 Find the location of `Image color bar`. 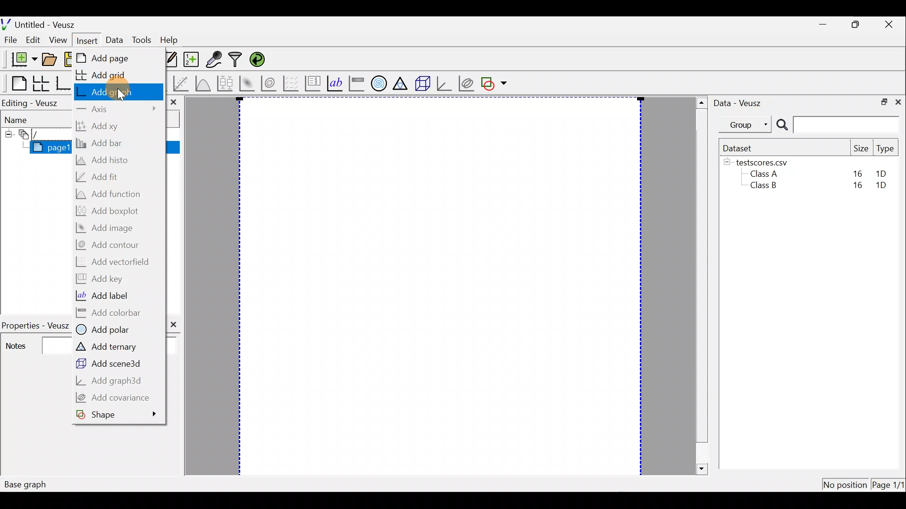

Image color bar is located at coordinates (357, 83).